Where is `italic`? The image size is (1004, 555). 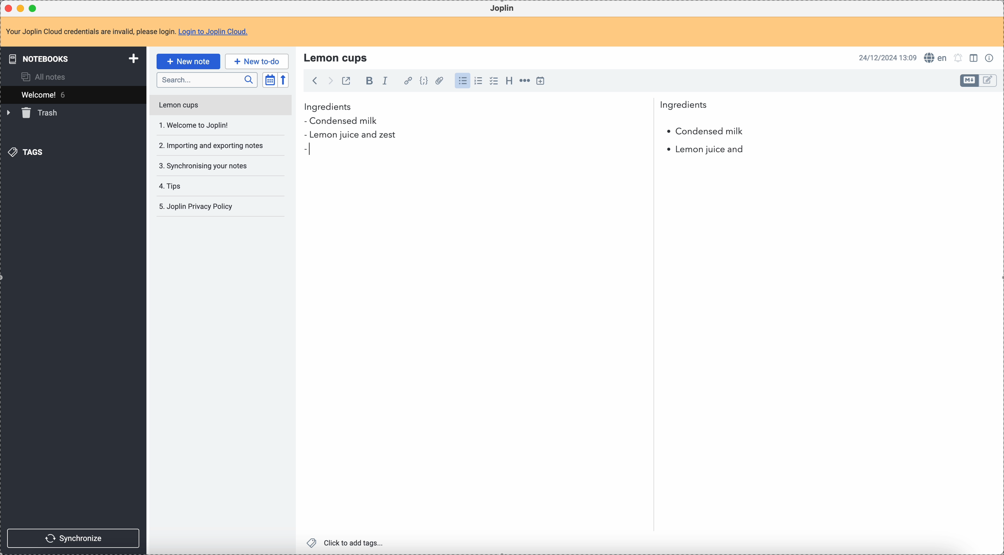 italic is located at coordinates (385, 80).